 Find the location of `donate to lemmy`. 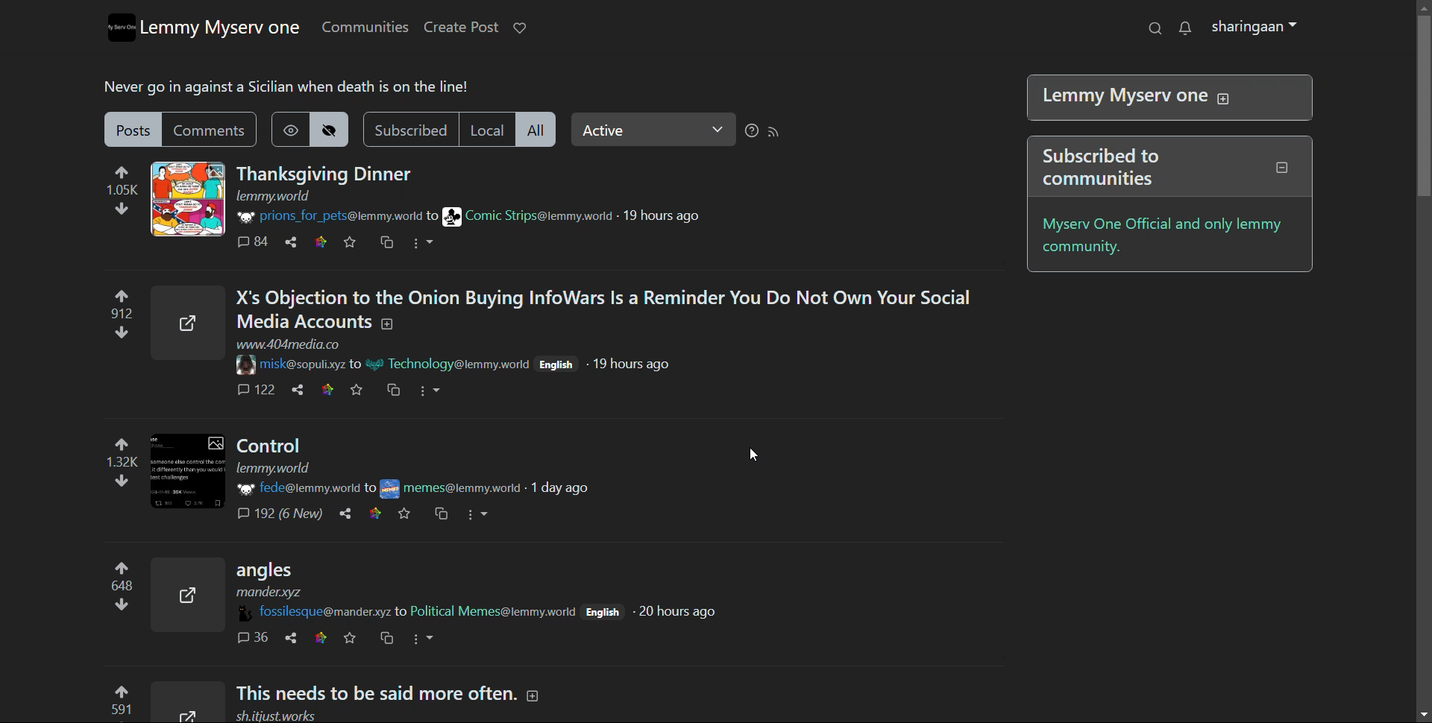

donate to lemmy is located at coordinates (520, 28).